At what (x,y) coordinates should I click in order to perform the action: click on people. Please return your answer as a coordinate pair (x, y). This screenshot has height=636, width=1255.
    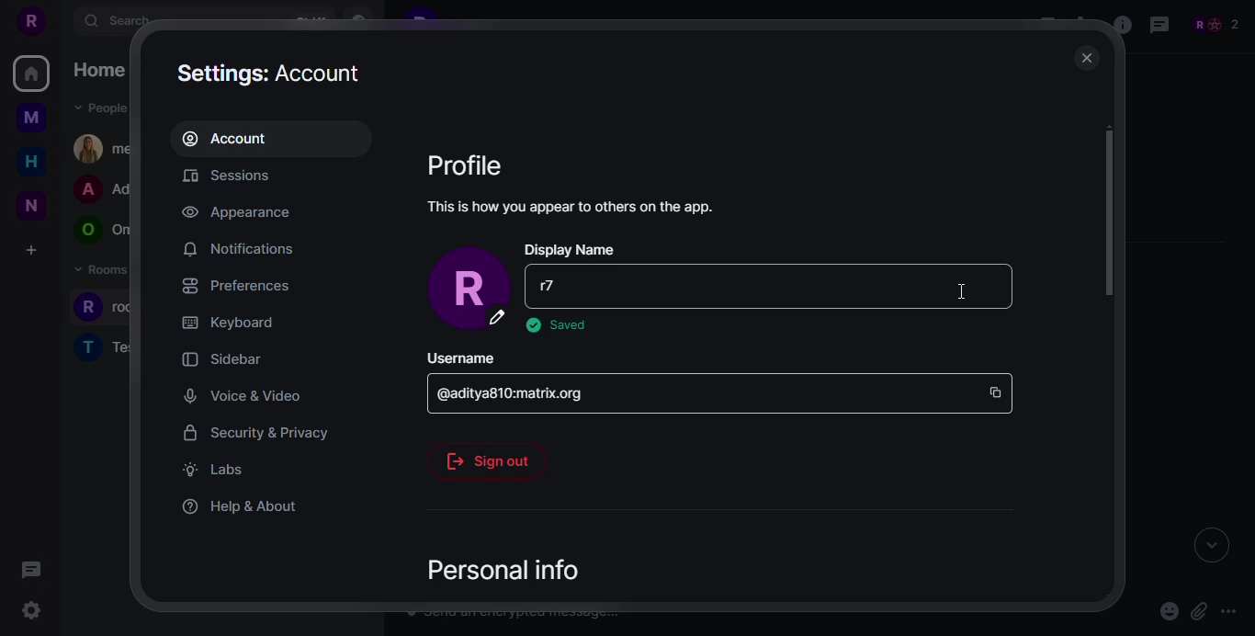
    Looking at the image, I should click on (1222, 24).